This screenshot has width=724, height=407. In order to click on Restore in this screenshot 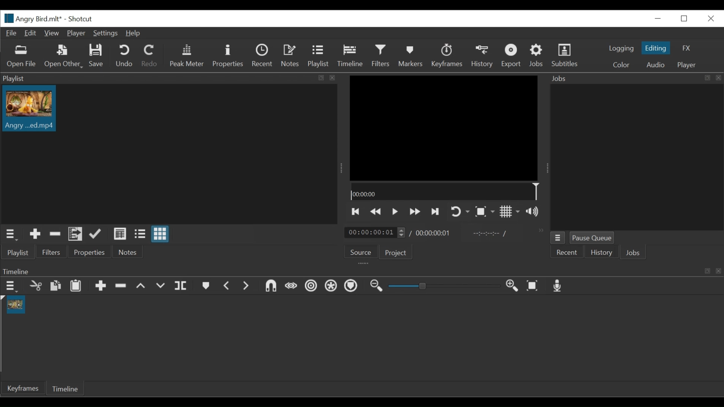, I will do `click(684, 18)`.